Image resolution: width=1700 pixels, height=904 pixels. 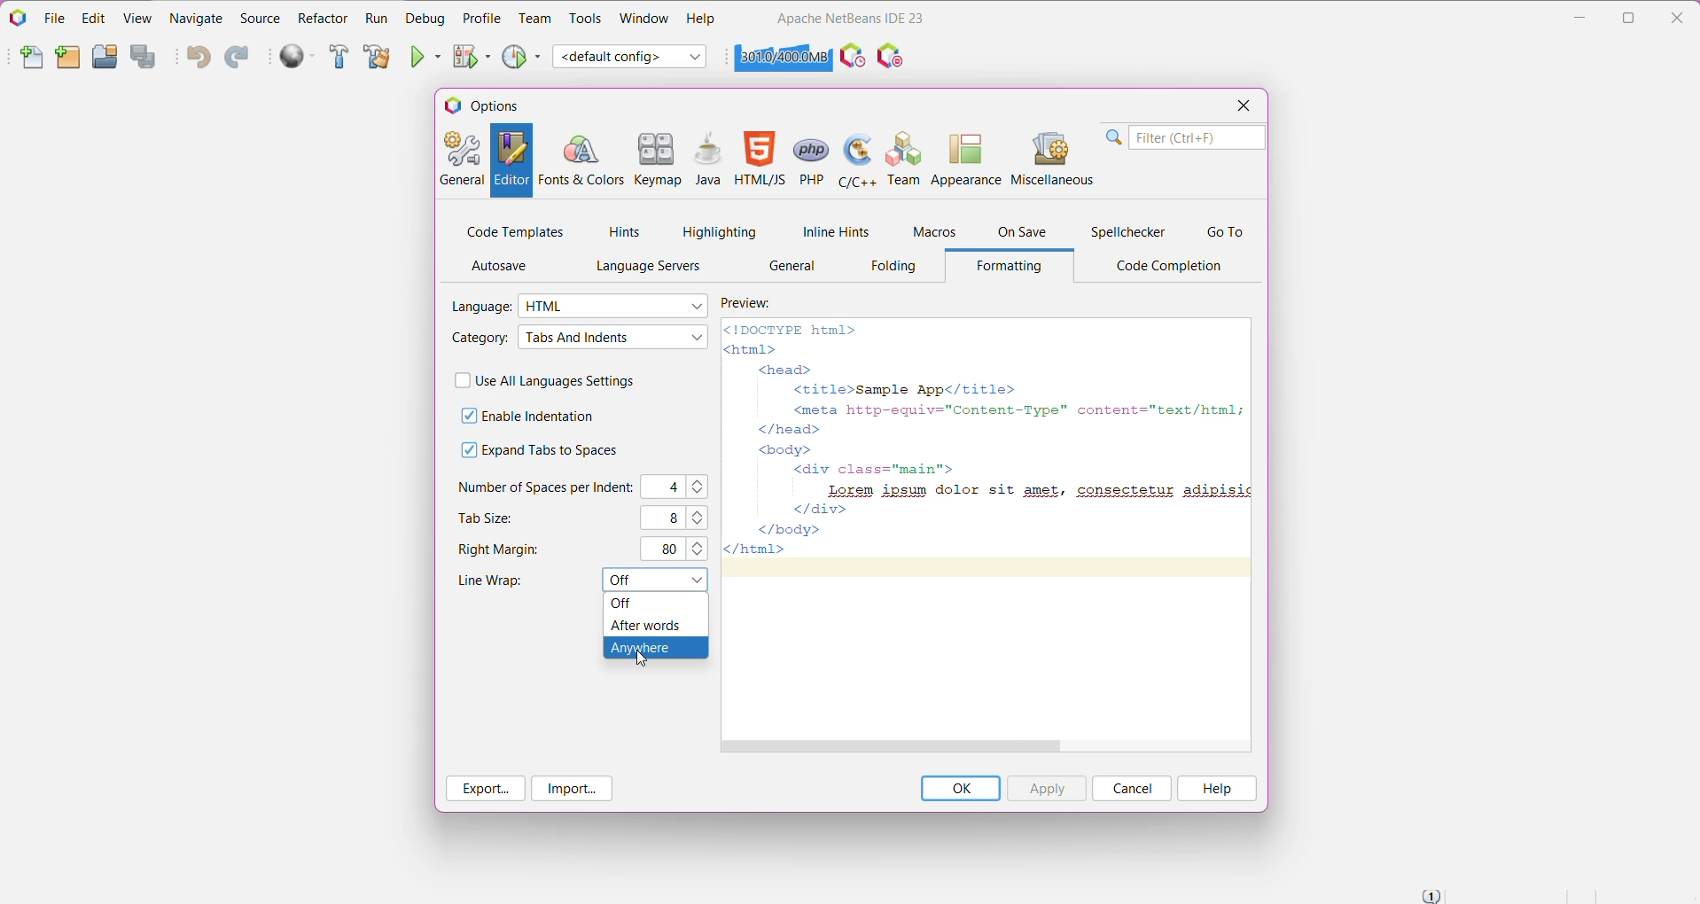 What do you see at coordinates (986, 746) in the screenshot?
I see `Horizontal Scroll Bar` at bounding box center [986, 746].